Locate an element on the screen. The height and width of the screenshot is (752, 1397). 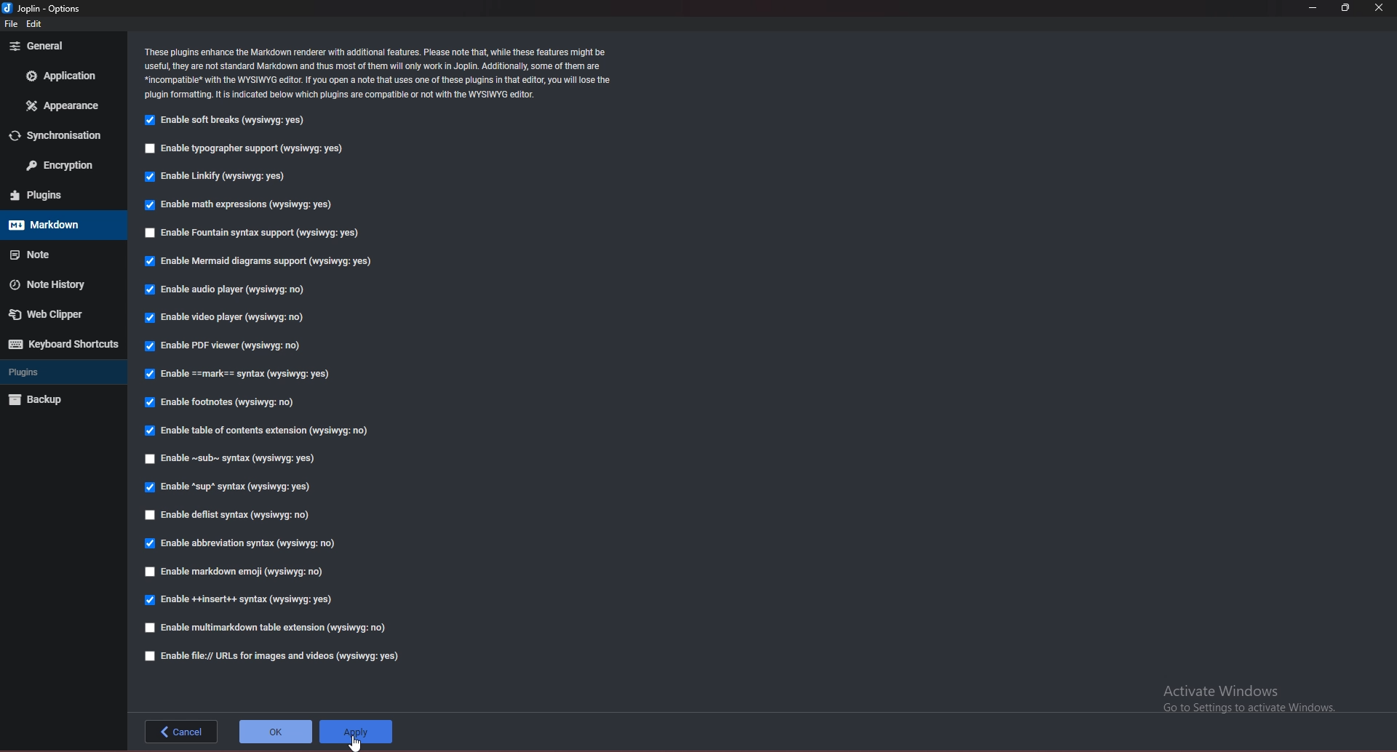
general is located at coordinates (64, 45).